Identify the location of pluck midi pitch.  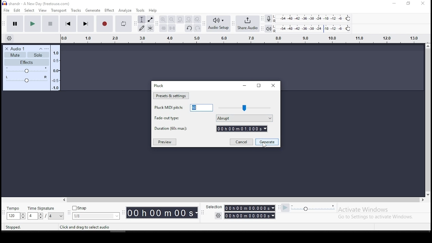
(183, 108).